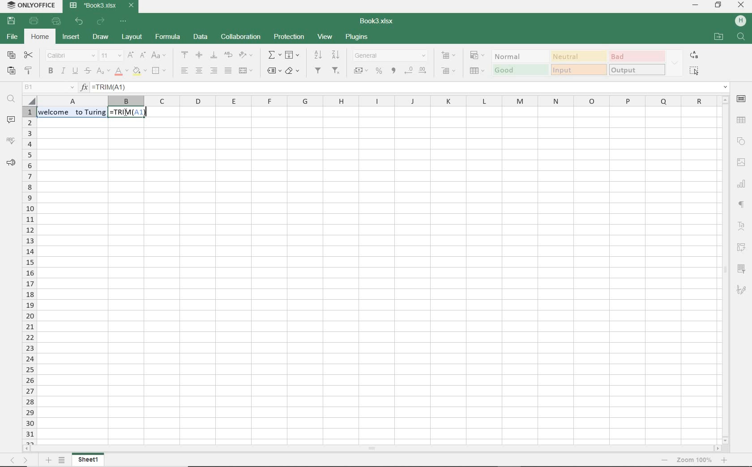 The image size is (752, 467). Describe the element at coordinates (289, 36) in the screenshot. I see `protection` at that location.